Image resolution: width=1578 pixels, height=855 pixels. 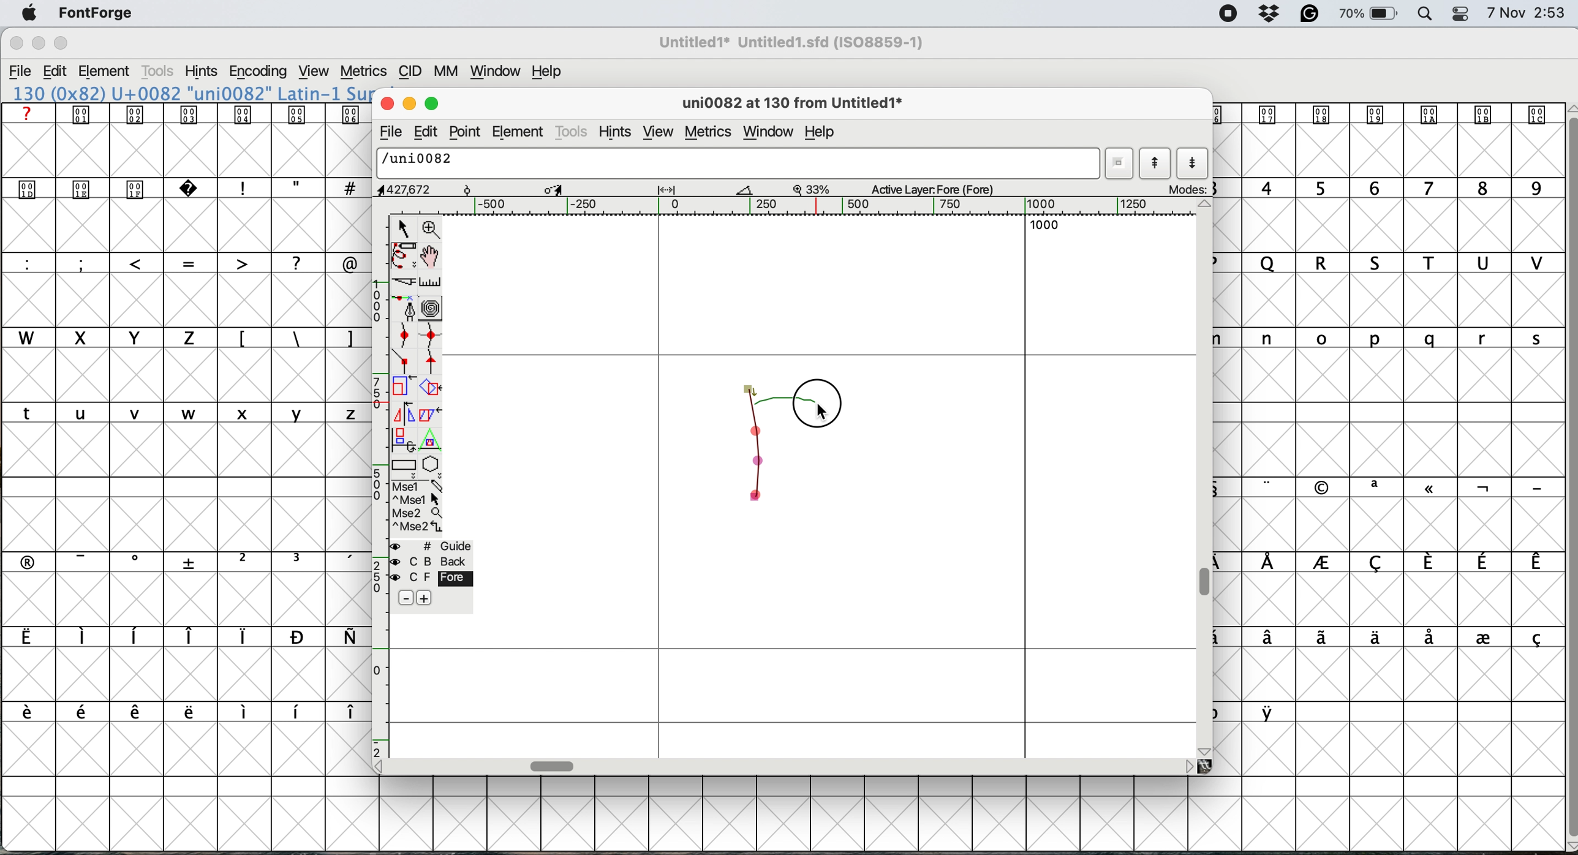 What do you see at coordinates (15, 45) in the screenshot?
I see `close` at bounding box center [15, 45].